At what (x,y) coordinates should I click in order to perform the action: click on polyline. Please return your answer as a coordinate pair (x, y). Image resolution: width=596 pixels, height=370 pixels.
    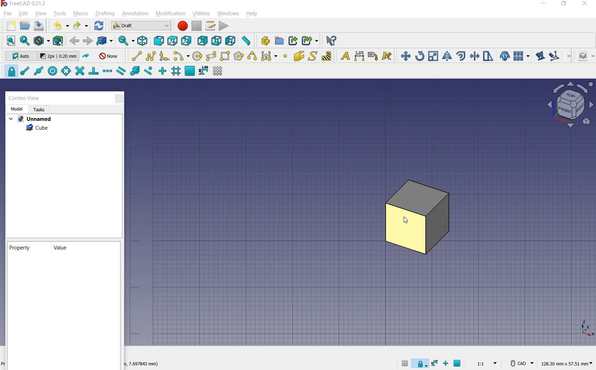
    Looking at the image, I should click on (151, 56).